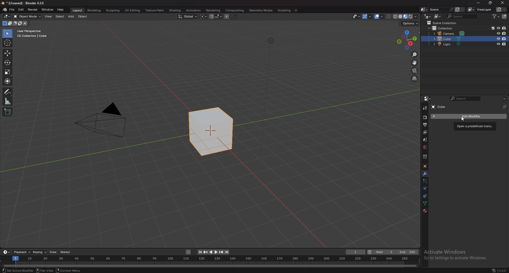 The width and height of the screenshot is (509, 273). What do you see at coordinates (465, 99) in the screenshot?
I see `search` at bounding box center [465, 99].